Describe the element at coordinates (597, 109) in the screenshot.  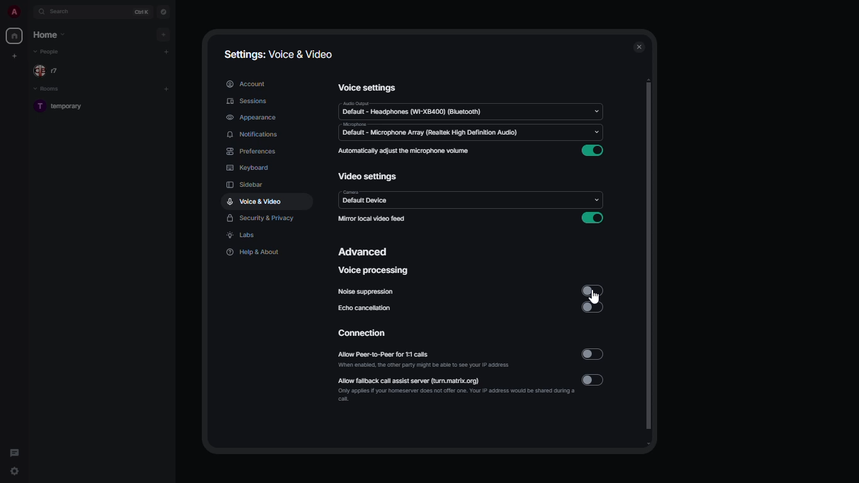
I see `drop down` at that location.